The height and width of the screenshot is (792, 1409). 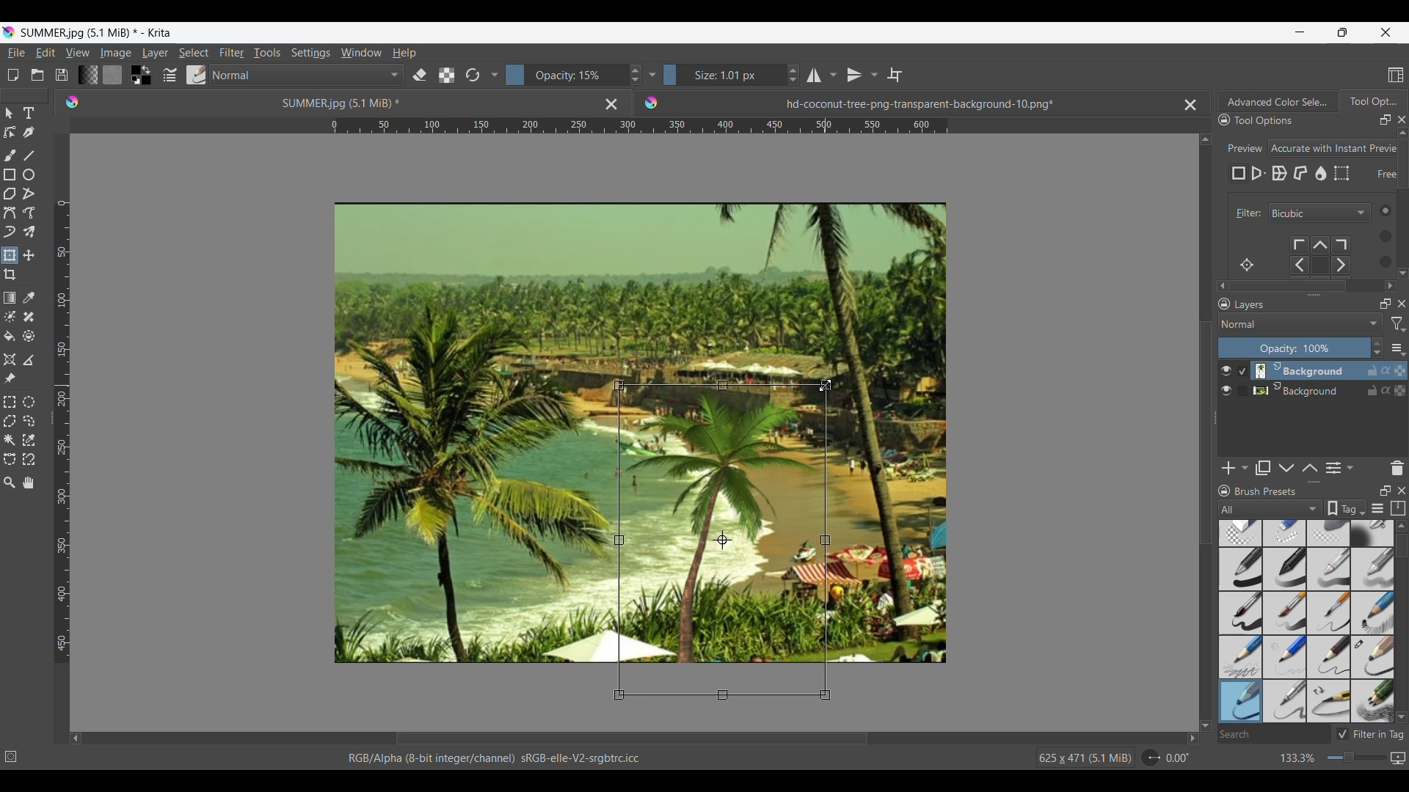 I want to click on Quick slide to top, so click(x=1401, y=526).